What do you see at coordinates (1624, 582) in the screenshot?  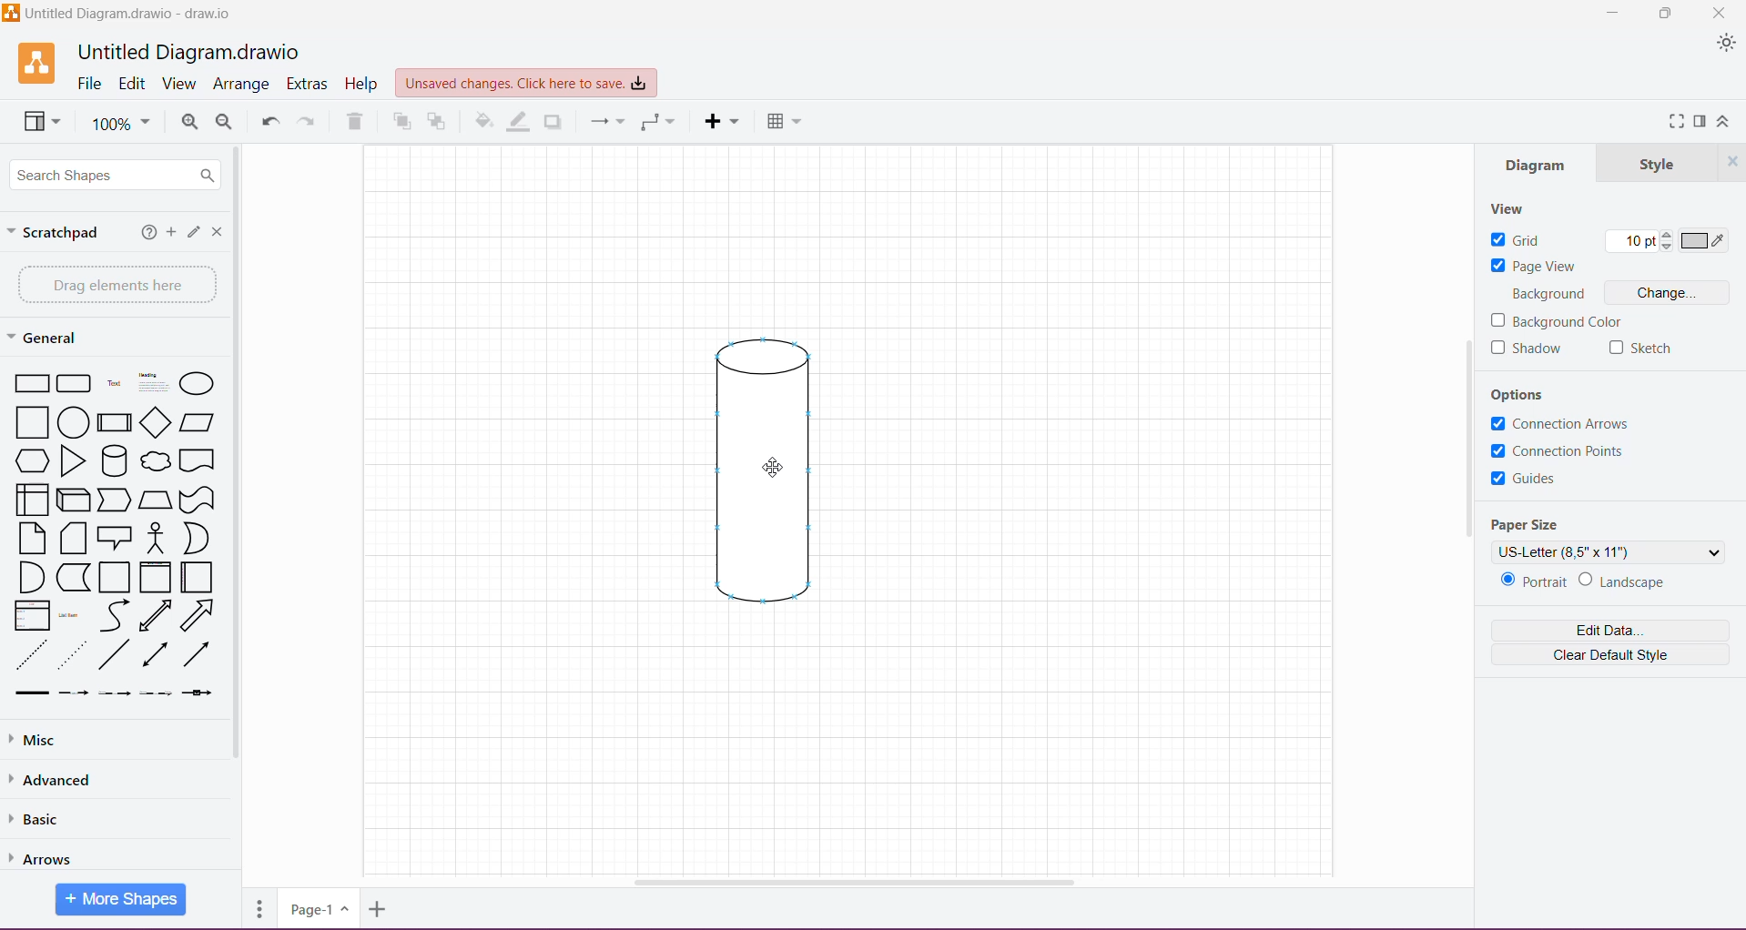 I see `Landscape` at bounding box center [1624, 582].